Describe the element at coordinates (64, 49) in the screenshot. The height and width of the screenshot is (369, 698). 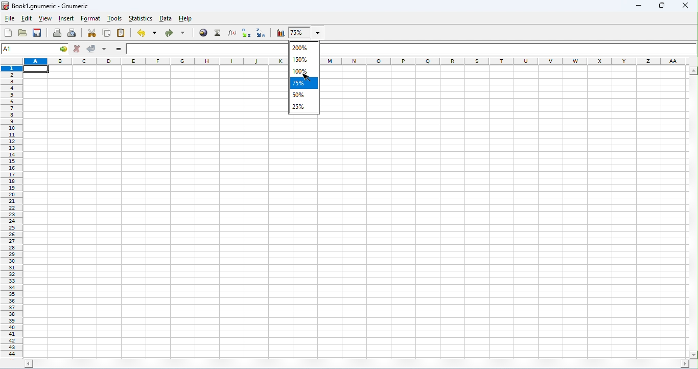
I see `cell options` at that location.